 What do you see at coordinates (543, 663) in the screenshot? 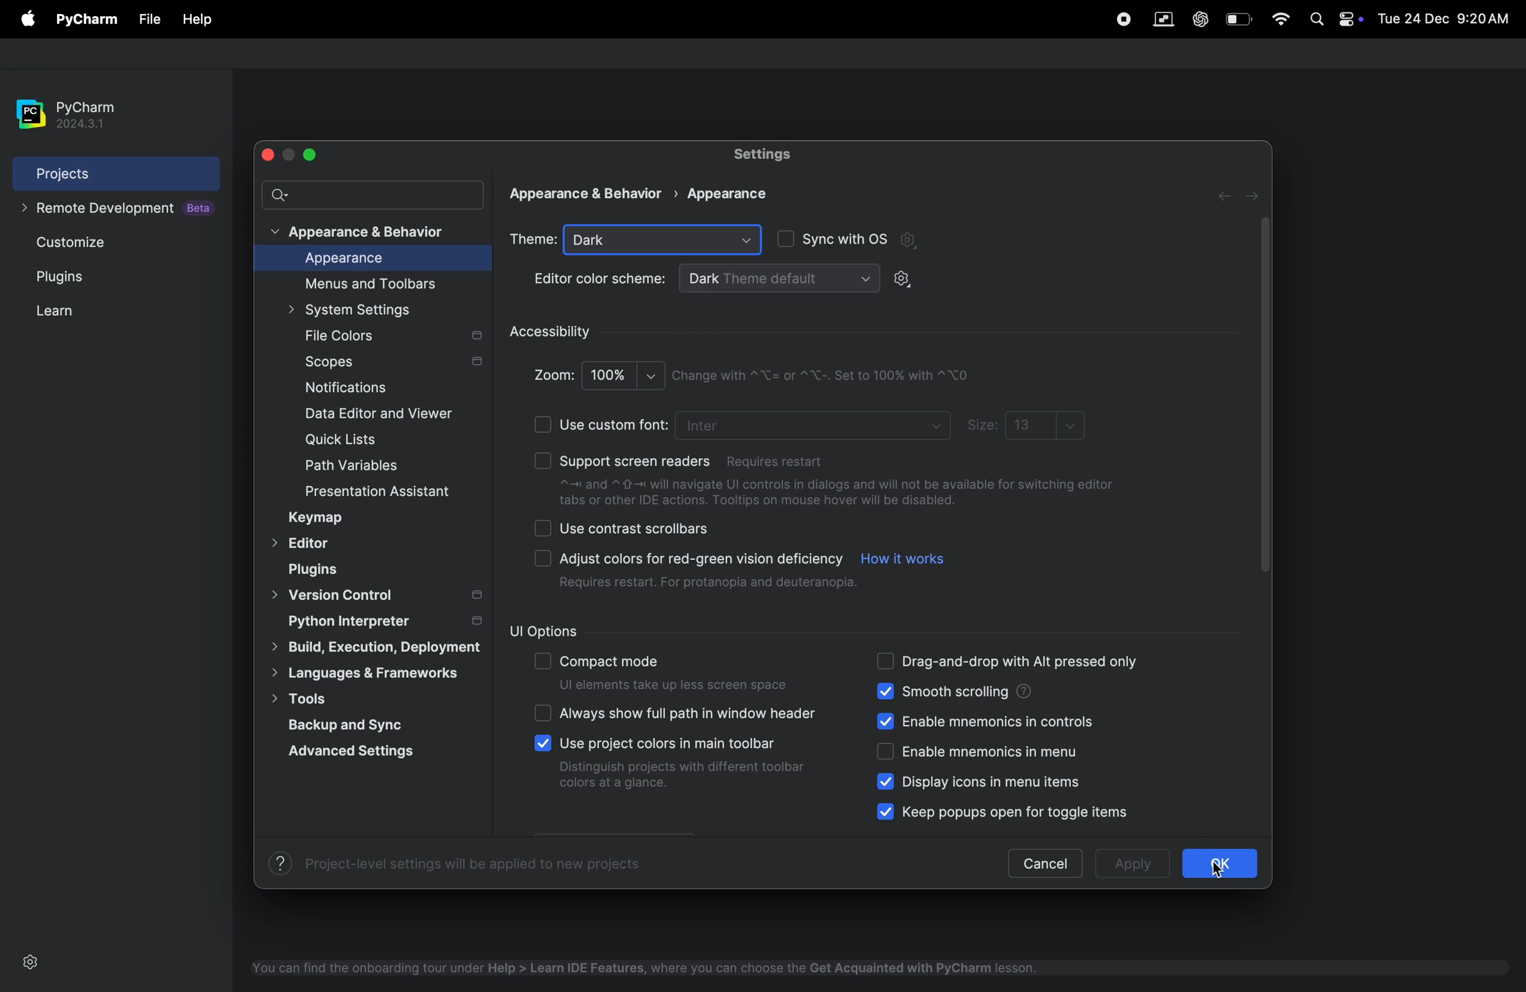
I see `check box` at bounding box center [543, 663].